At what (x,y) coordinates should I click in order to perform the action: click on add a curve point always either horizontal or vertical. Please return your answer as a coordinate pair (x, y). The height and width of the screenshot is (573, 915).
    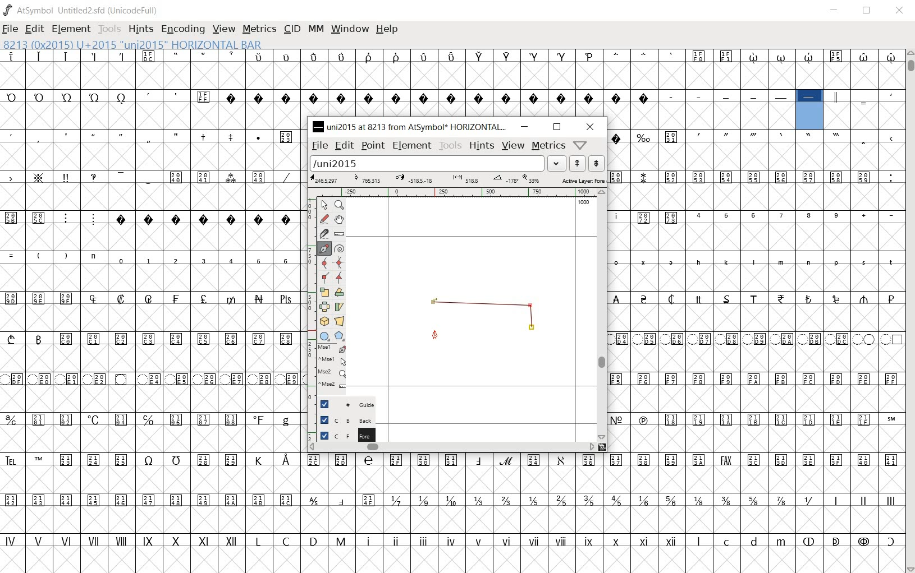
    Looking at the image, I should click on (338, 263).